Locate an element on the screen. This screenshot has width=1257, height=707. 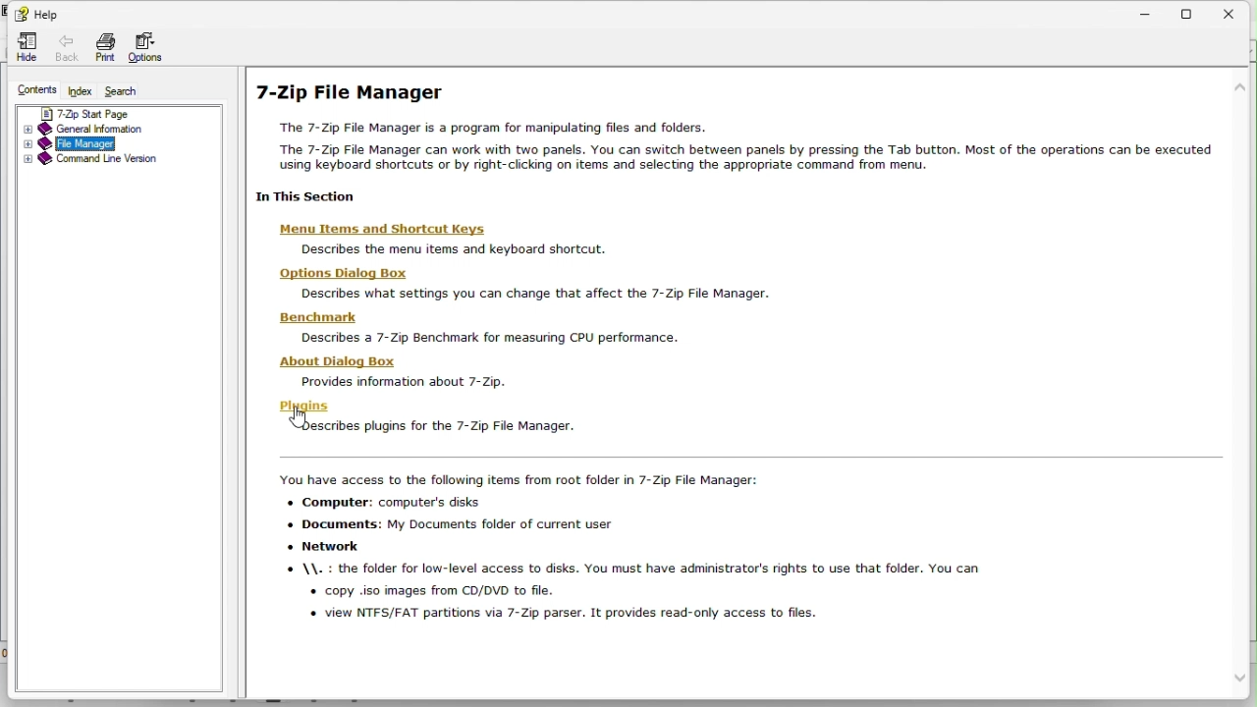
scroll bar is located at coordinates (1242, 387).